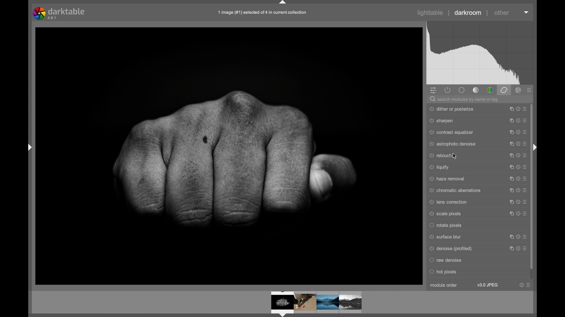 This screenshot has height=317, width=565. Describe the element at coordinates (229, 156) in the screenshot. I see `photo` at that location.